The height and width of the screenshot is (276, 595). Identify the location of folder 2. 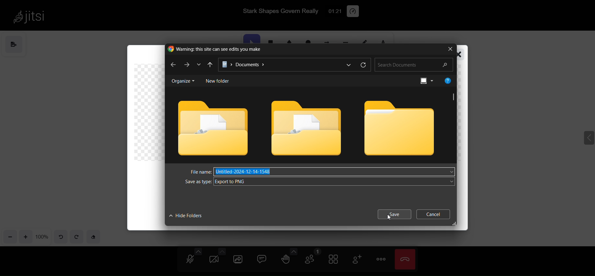
(306, 127).